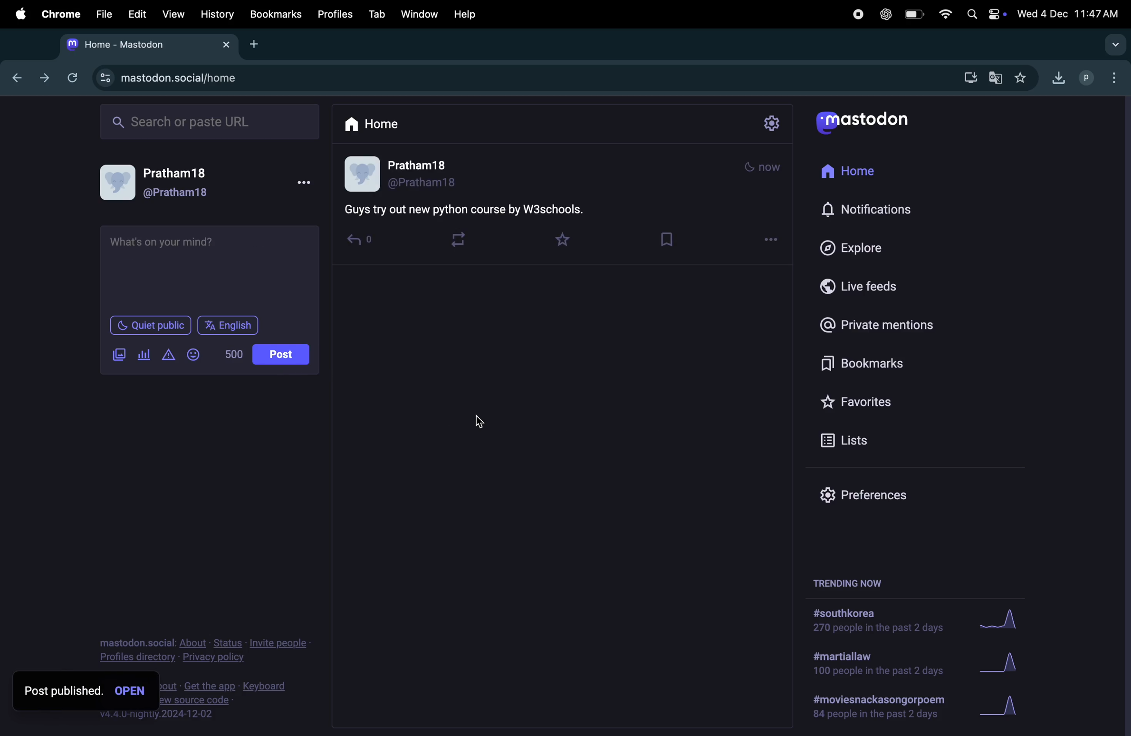  I want to click on backward, so click(19, 76).